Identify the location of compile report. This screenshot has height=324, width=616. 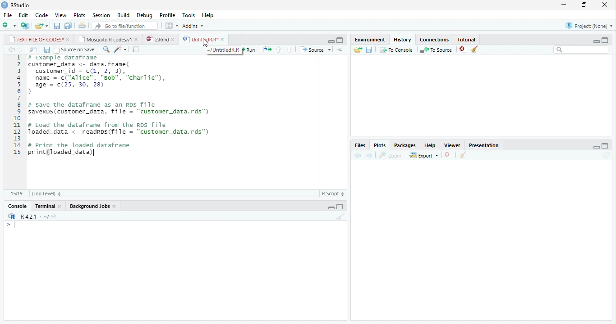
(136, 49).